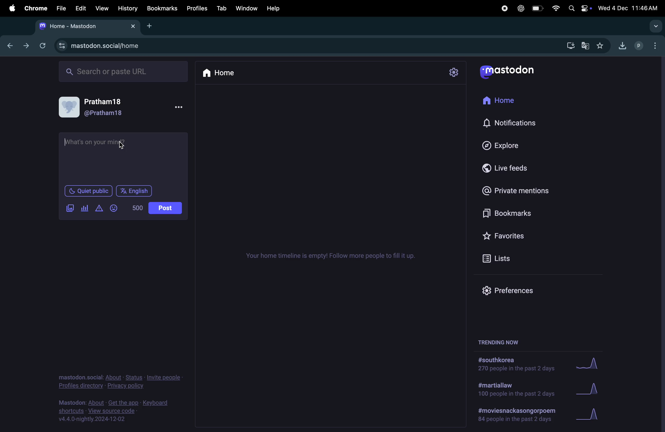 This screenshot has height=432, width=665. What do you see at coordinates (516, 190) in the screenshot?
I see `private  mentions` at bounding box center [516, 190].